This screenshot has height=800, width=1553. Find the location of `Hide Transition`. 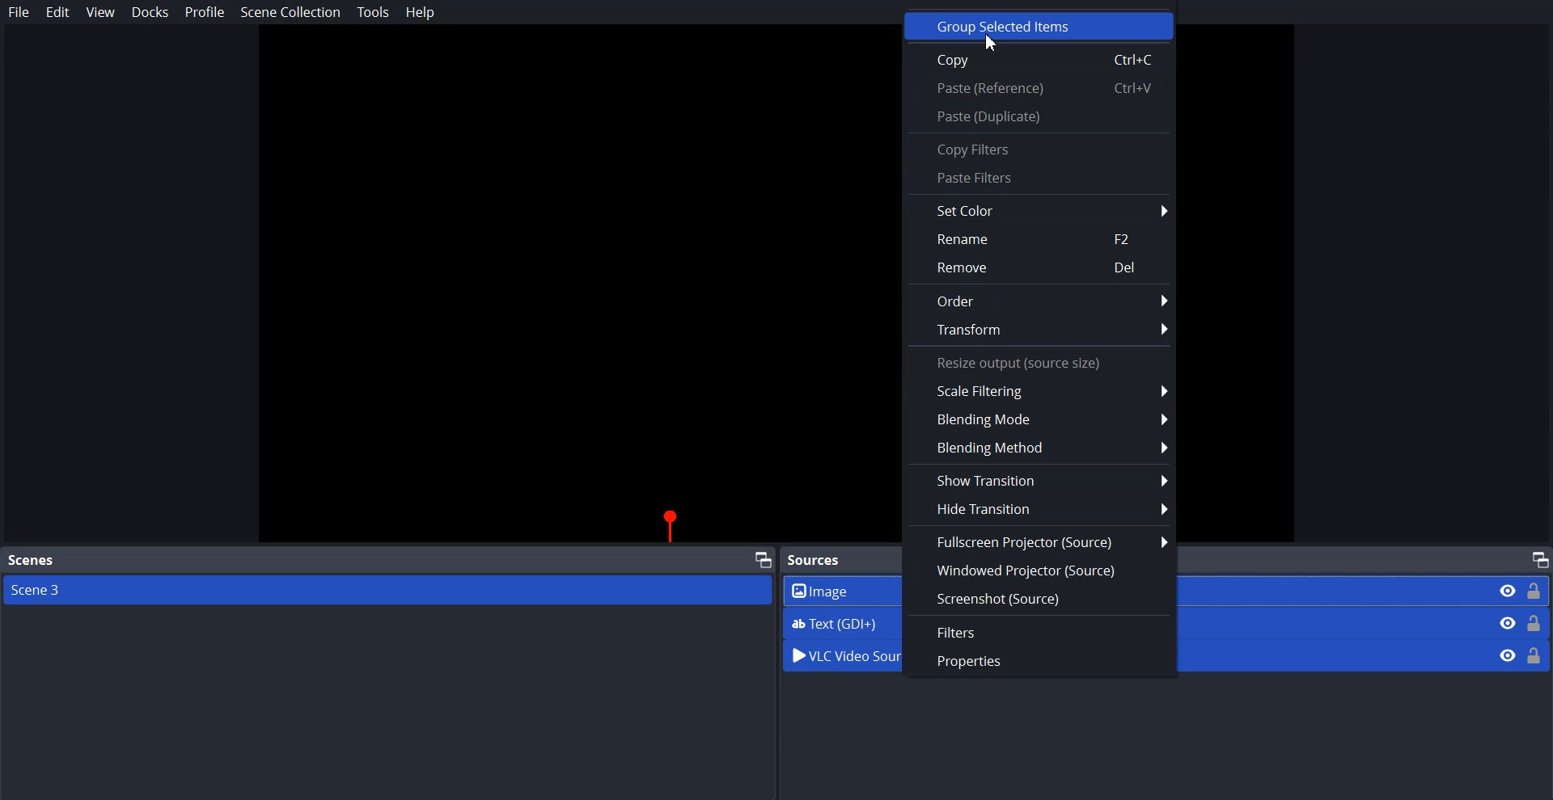

Hide Transition is located at coordinates (1039, 508).